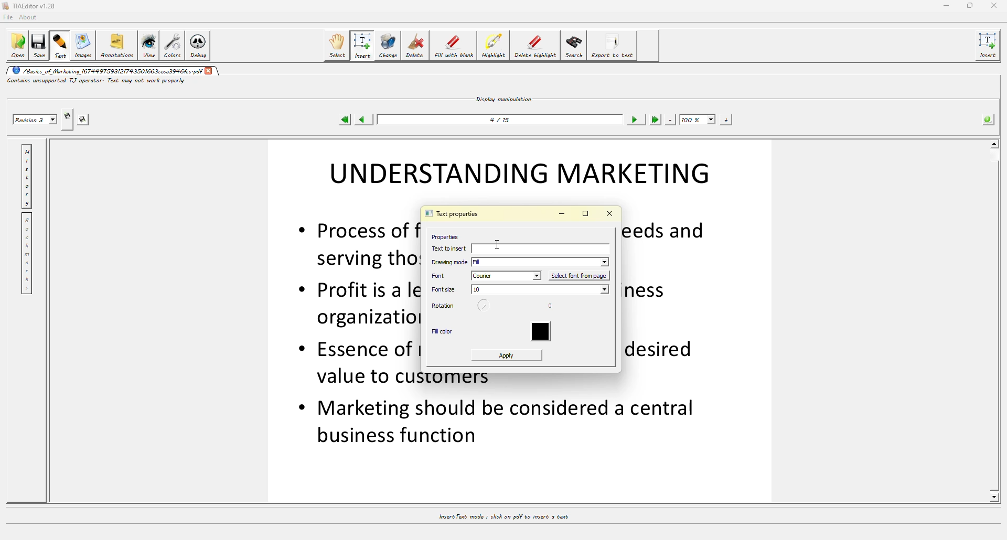 The height and width of the screenshot is (540, 1007). I want to click on annotations, so click(116, 46).